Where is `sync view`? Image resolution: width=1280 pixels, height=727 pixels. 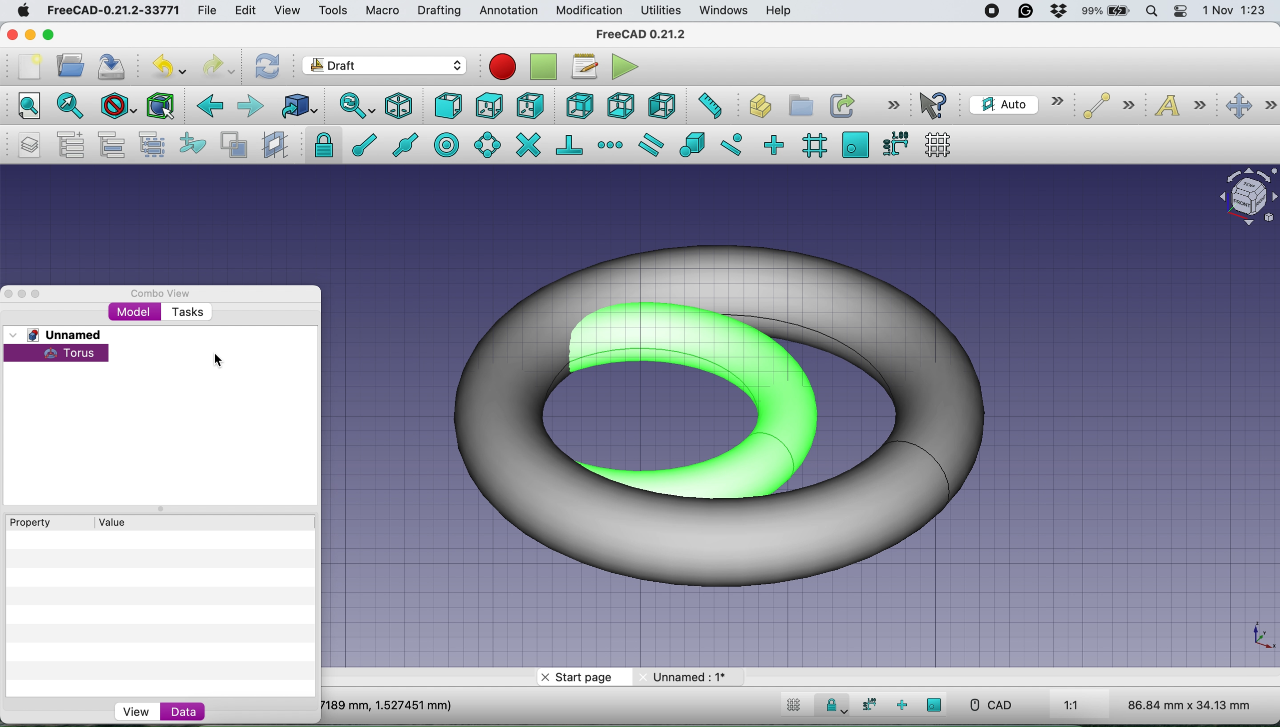 sync view is located at coordinates (356, 106).